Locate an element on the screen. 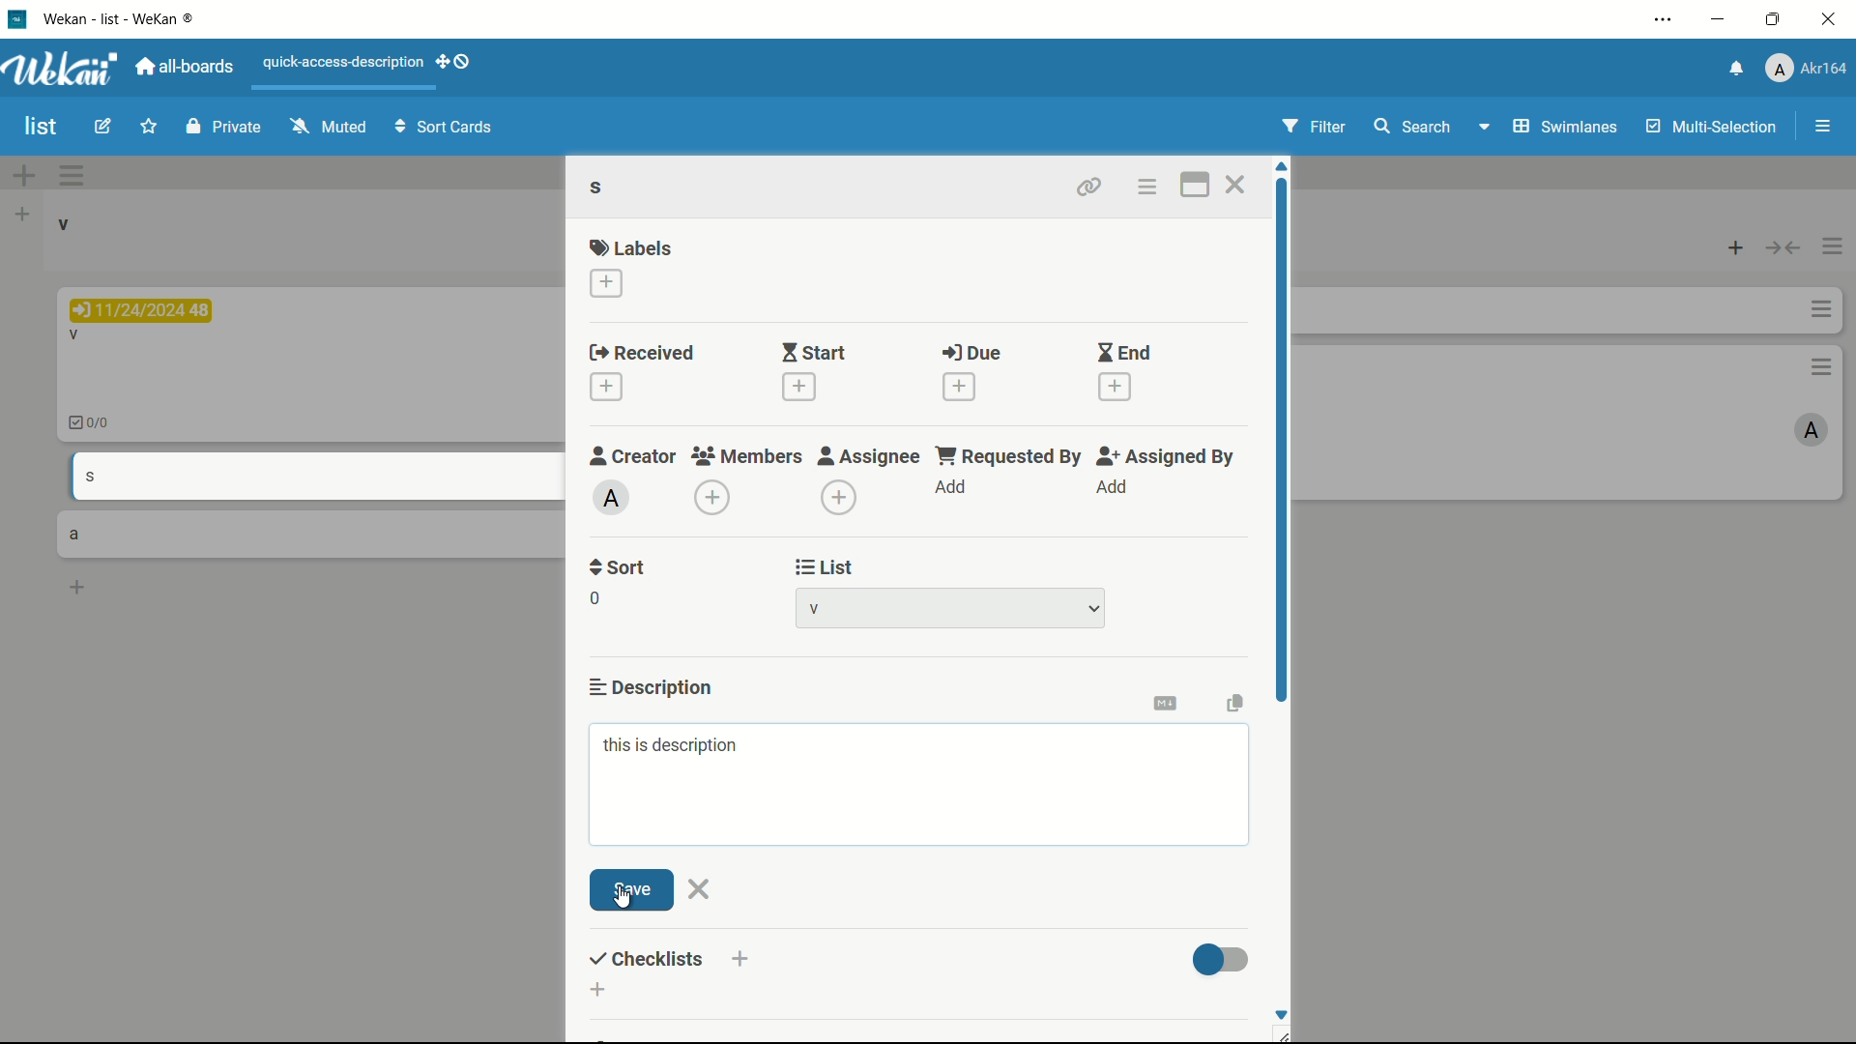 Image resolution: width=1856 pixels, height=1044 pixels. sort is located at coordinates (618, 569).